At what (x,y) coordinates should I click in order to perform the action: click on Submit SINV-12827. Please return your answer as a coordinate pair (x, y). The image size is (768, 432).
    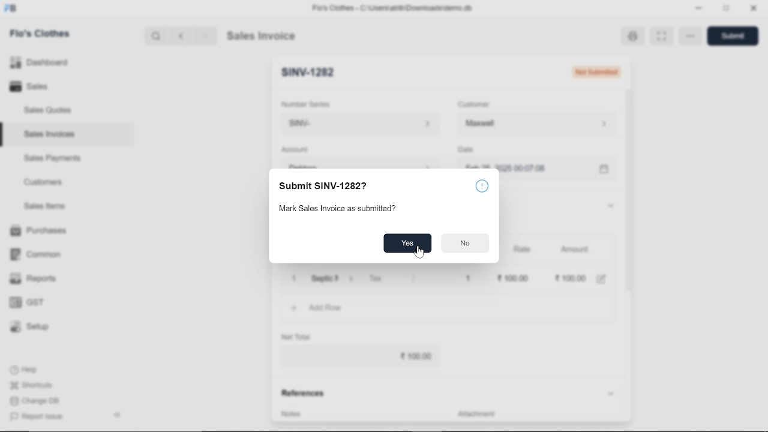
    Looking at the image, I should click on (324, 186).